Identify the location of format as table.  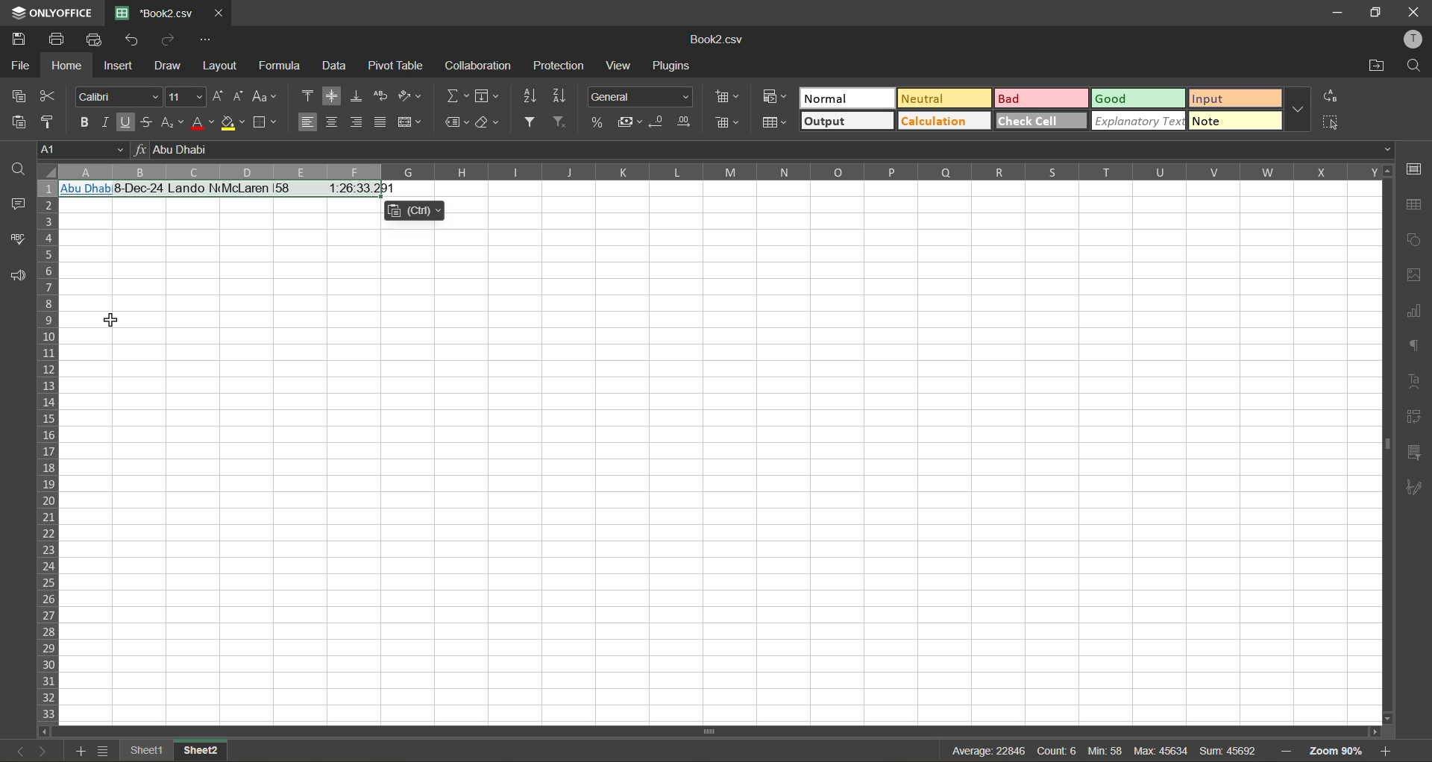
(779, 126).